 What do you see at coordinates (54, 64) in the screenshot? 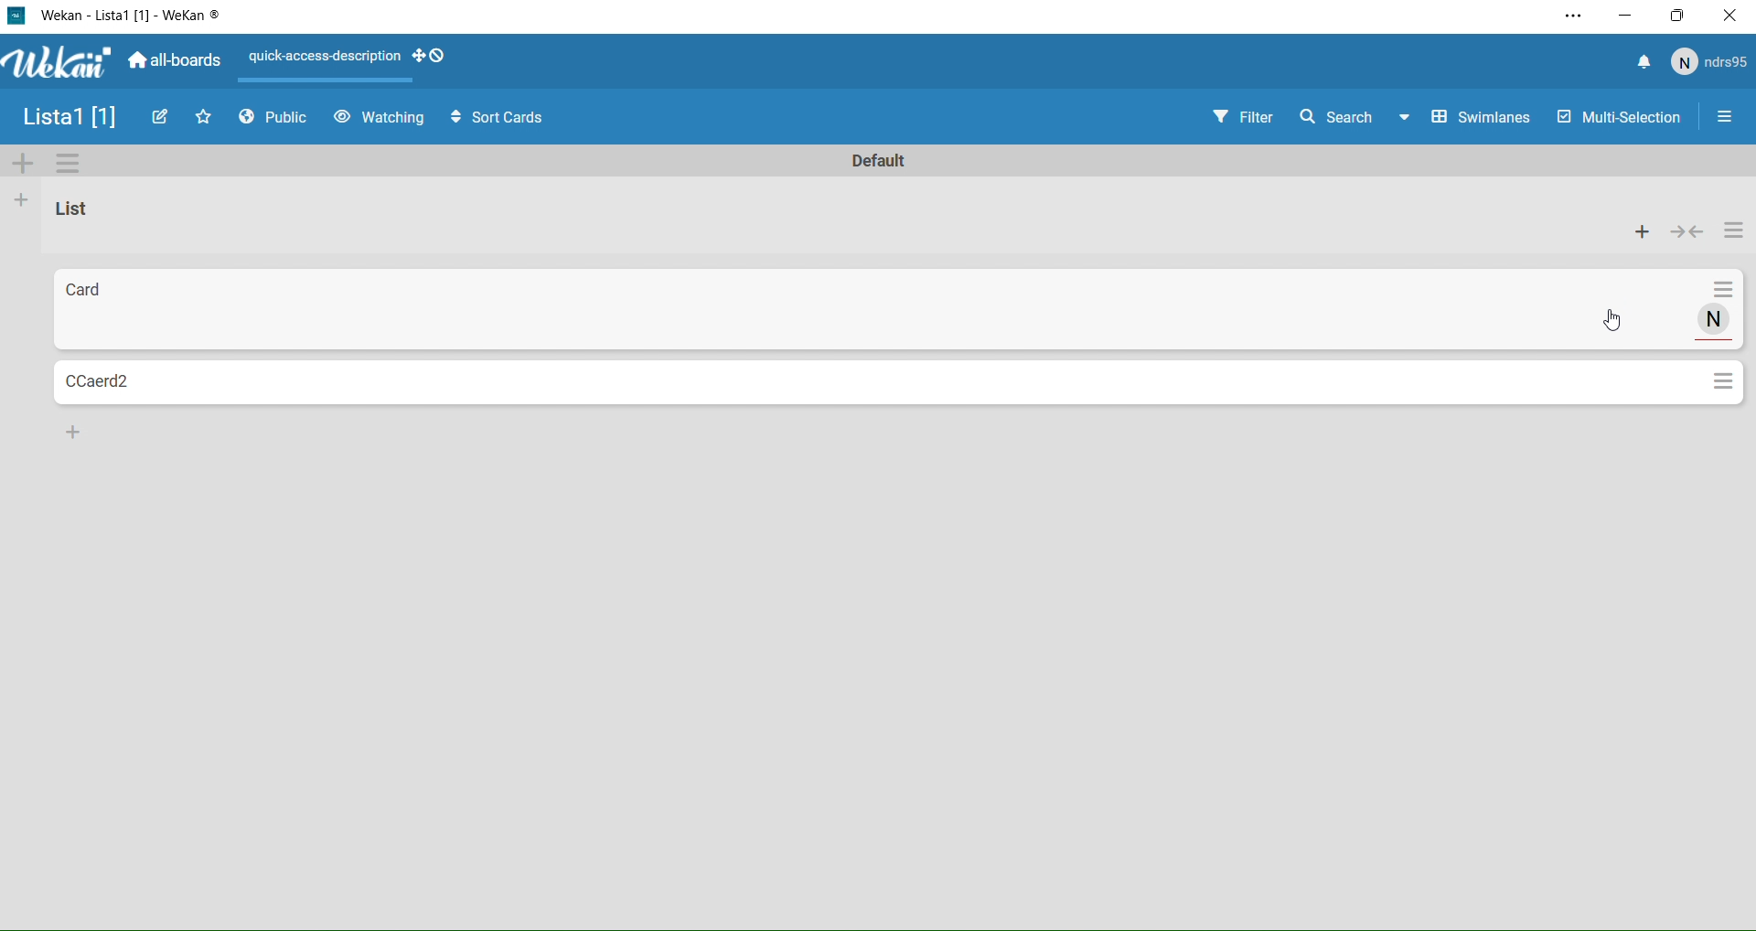
I see `Wekan logo` at bounding box center [54, 64].